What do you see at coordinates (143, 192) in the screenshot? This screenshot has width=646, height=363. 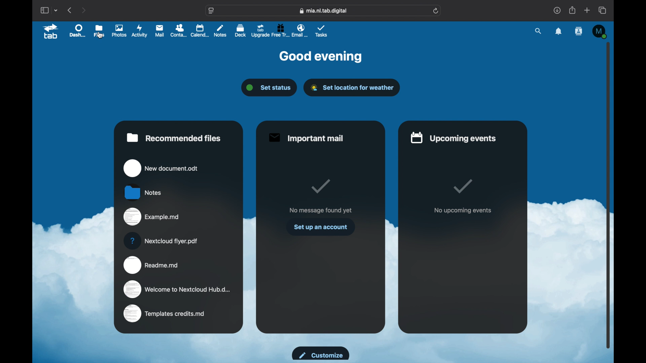 I see `notes` at bounding box center [143, 192].